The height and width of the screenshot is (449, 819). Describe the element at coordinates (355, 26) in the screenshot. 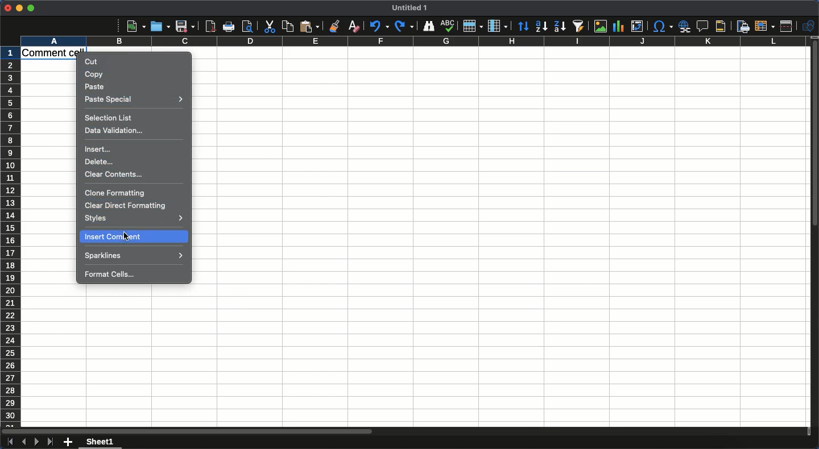

I see `Clear formatting` at that location.